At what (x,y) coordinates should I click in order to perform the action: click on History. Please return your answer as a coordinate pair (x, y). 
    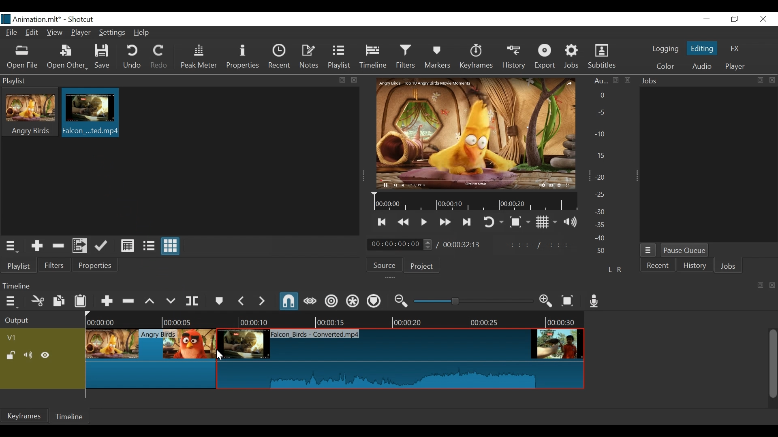
    Looking at the image, I should click on (695, 266).